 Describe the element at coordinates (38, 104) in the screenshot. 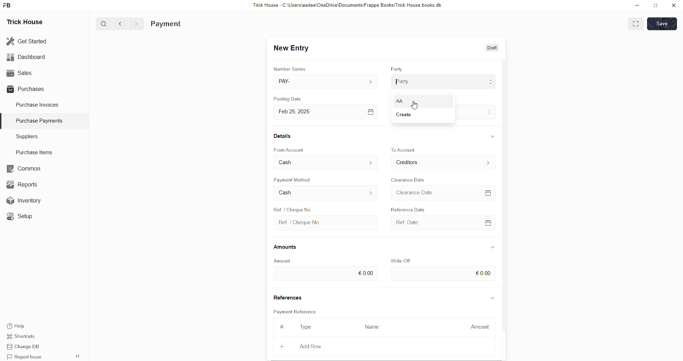

I see `Purchase Invoices` at that location.